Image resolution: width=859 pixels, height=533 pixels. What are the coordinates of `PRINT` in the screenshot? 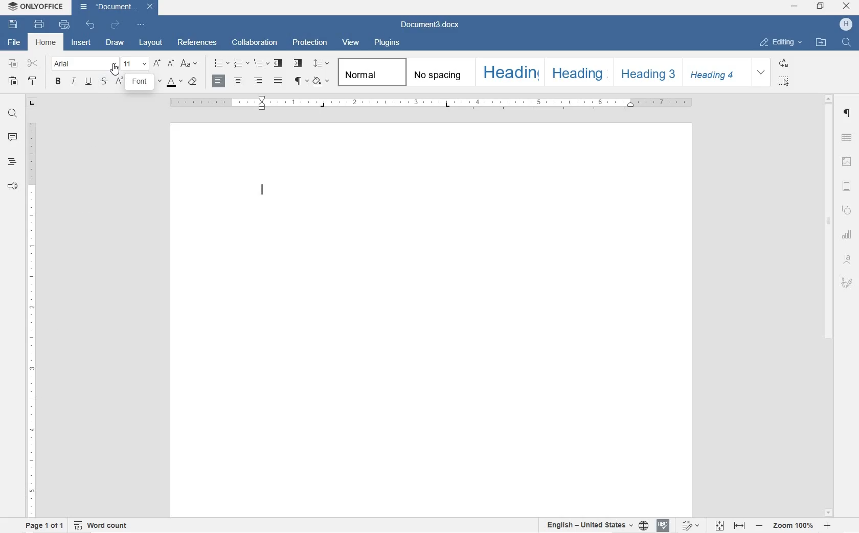 It's located at (38, 23).